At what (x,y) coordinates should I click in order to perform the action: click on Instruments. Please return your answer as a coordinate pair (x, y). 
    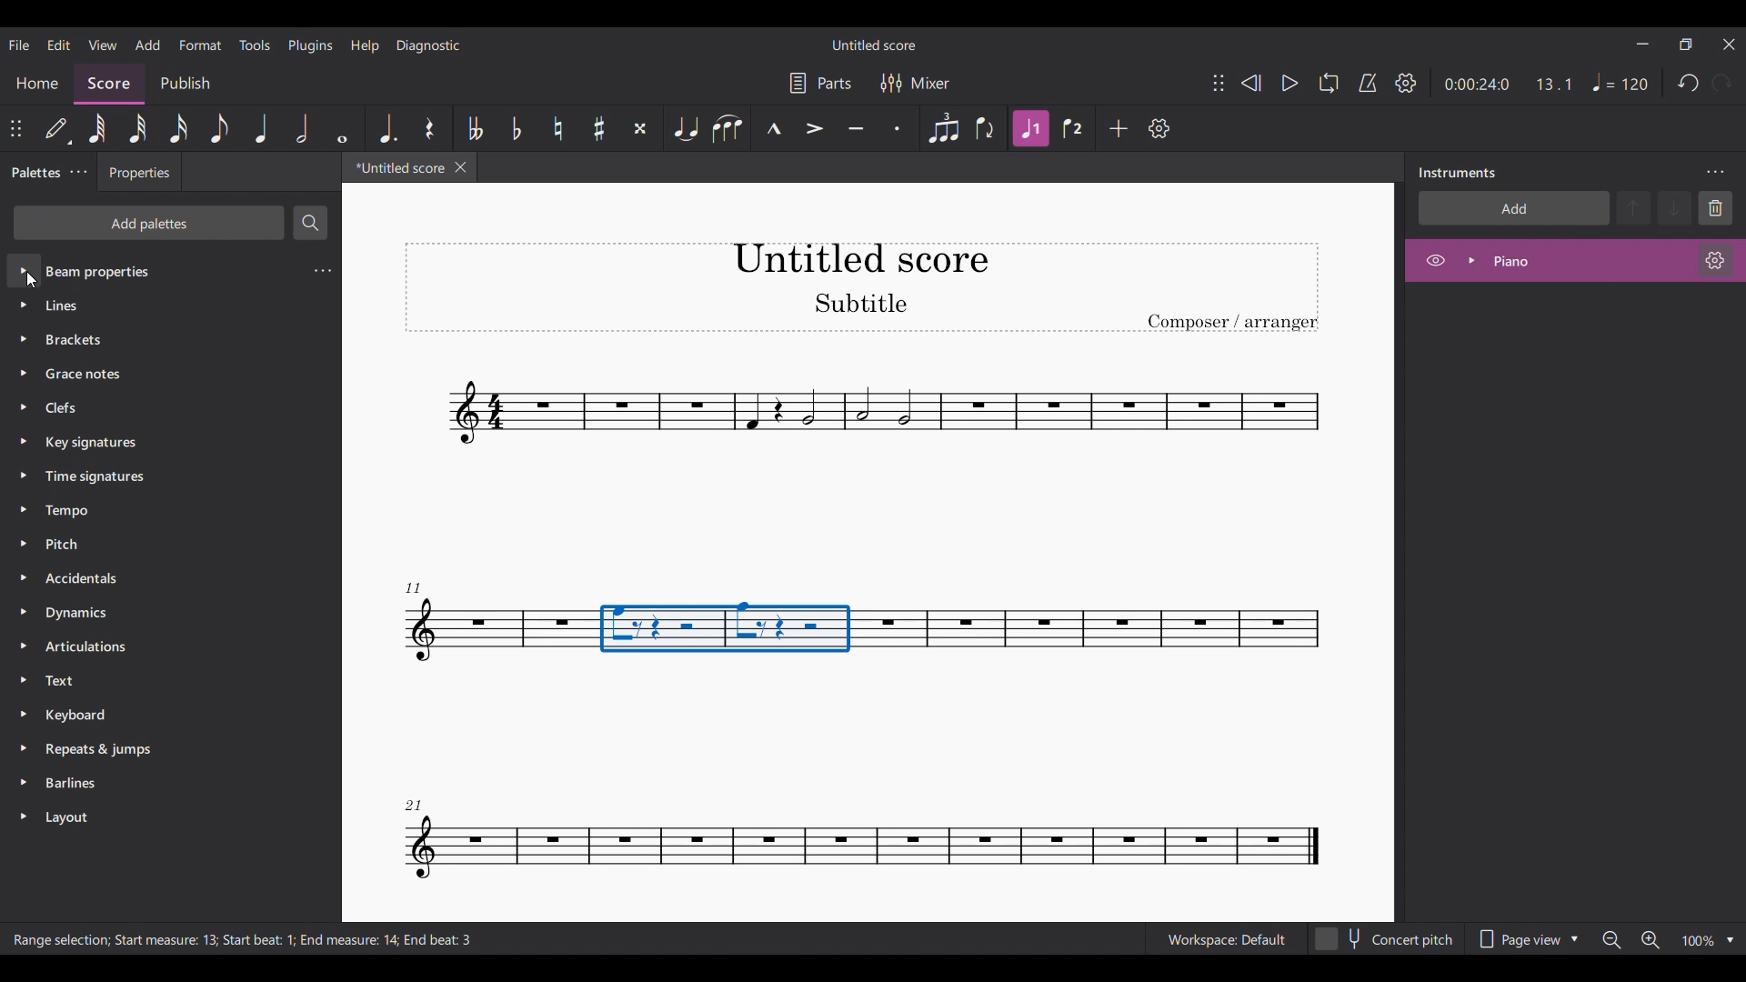
    Looking at the image, I should click on (1457, 173).